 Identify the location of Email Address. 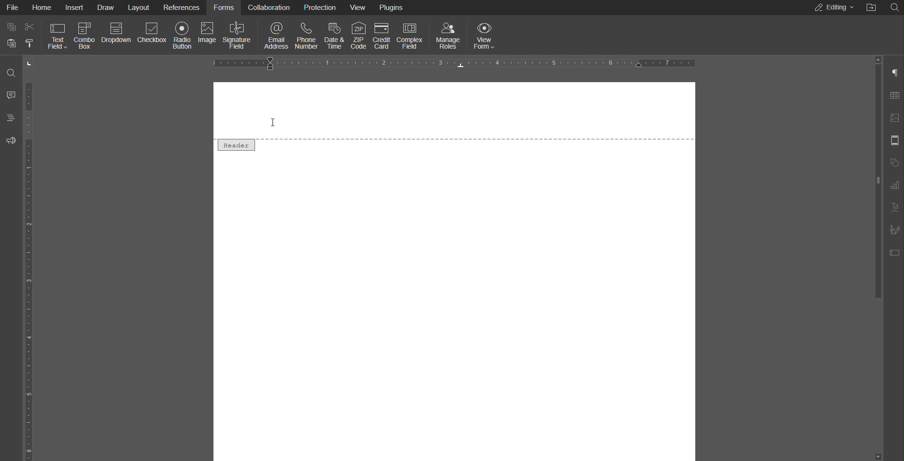
(273, 34).